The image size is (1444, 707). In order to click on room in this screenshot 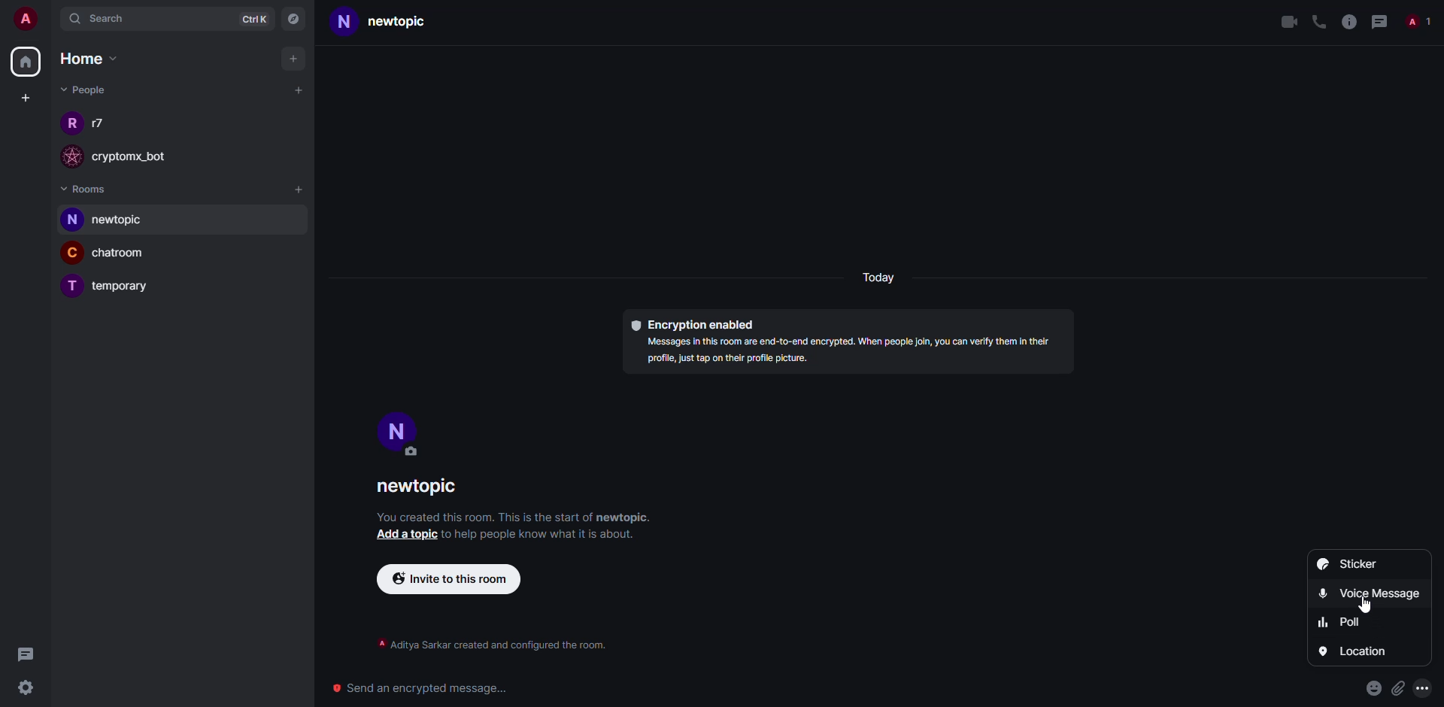, I will do `click(123, 287)`.